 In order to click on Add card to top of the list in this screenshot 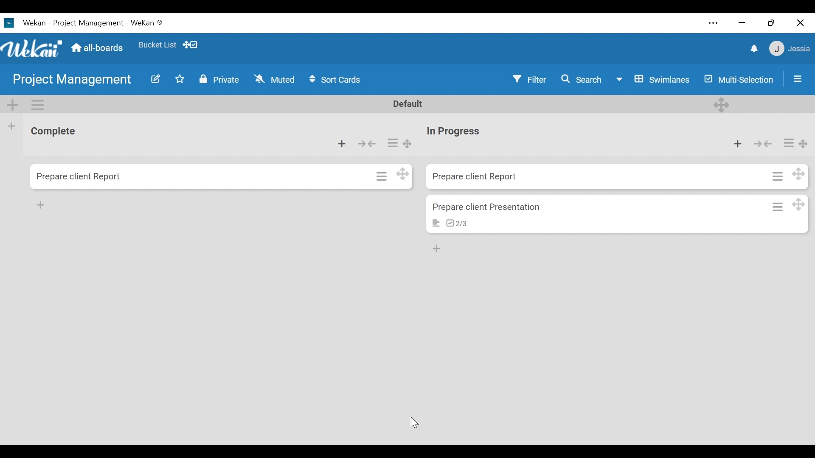, I will do `click(341, 144)`.